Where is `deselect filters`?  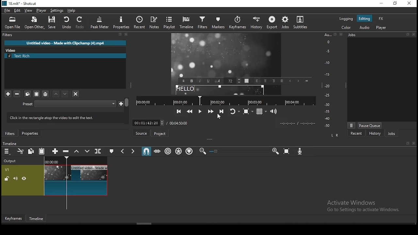 deselect filters is located at coordinates (75, 93).